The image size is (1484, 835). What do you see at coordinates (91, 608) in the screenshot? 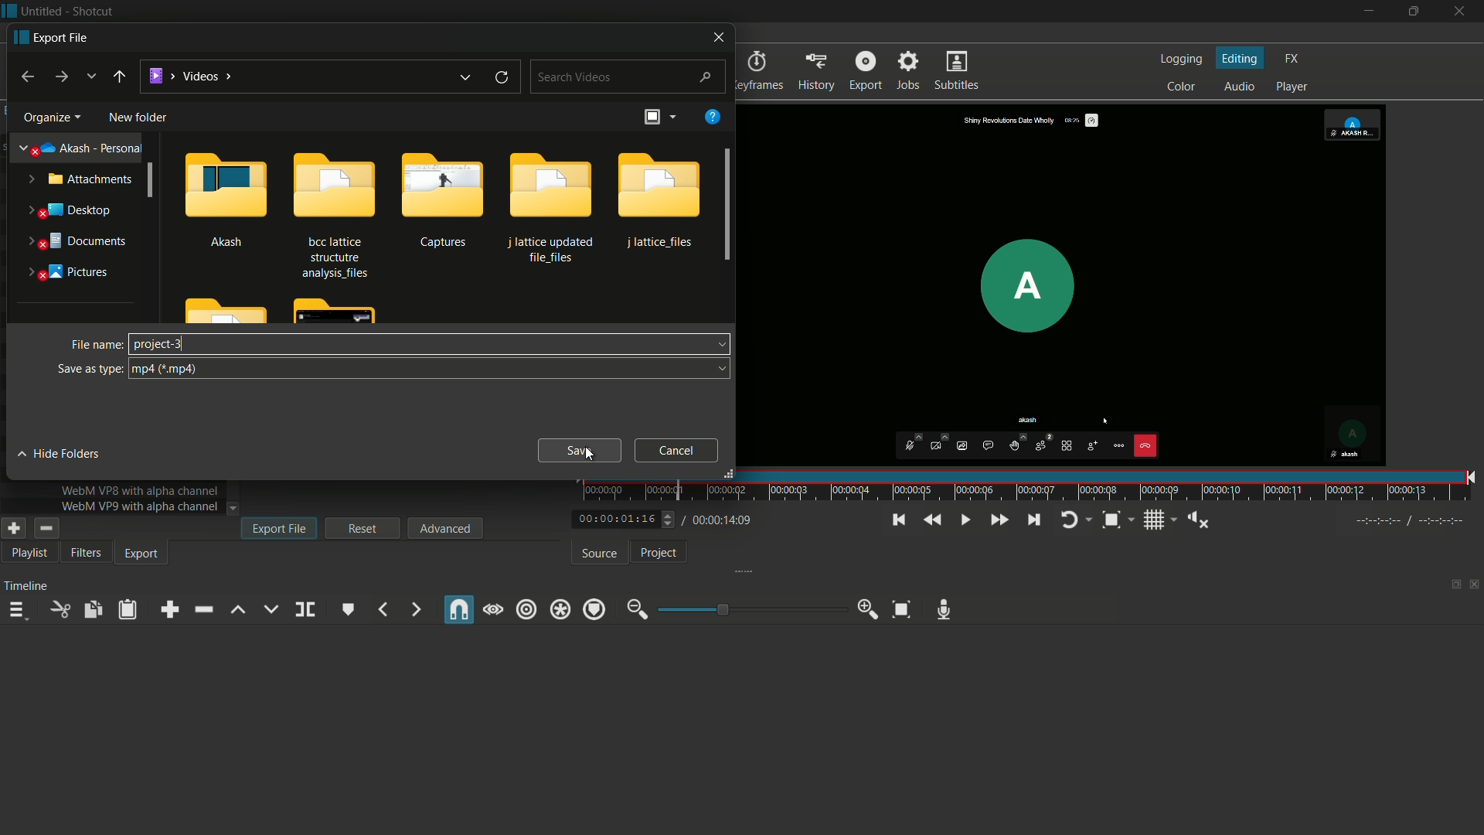
I see `copy checked filters` at bounding box center [91, 608].